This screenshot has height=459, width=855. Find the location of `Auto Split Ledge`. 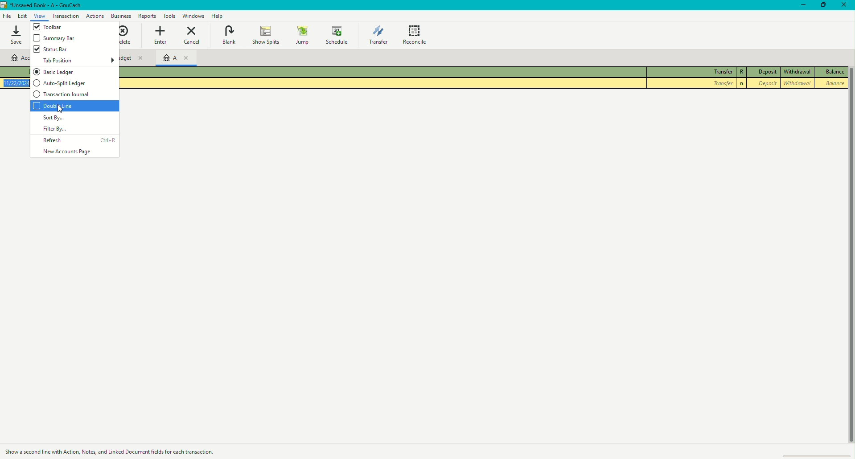

Auto Split Ledge is located at coordinates (71, 83).